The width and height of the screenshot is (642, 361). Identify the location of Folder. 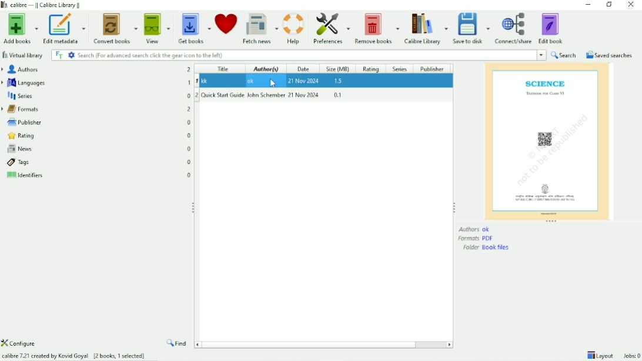
(487, 248).